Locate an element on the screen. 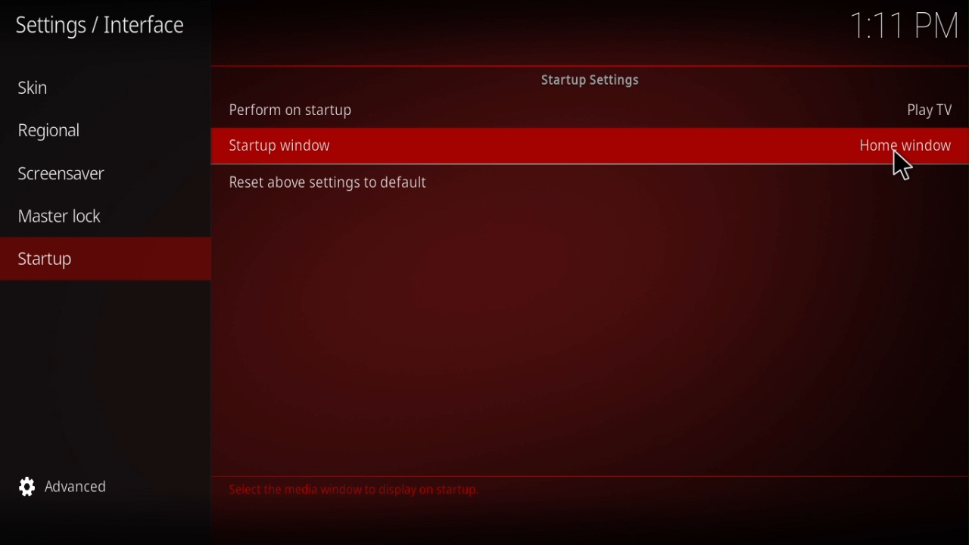 This screenshot has width=969, height=545. startup is located at coordinates (48, 260).